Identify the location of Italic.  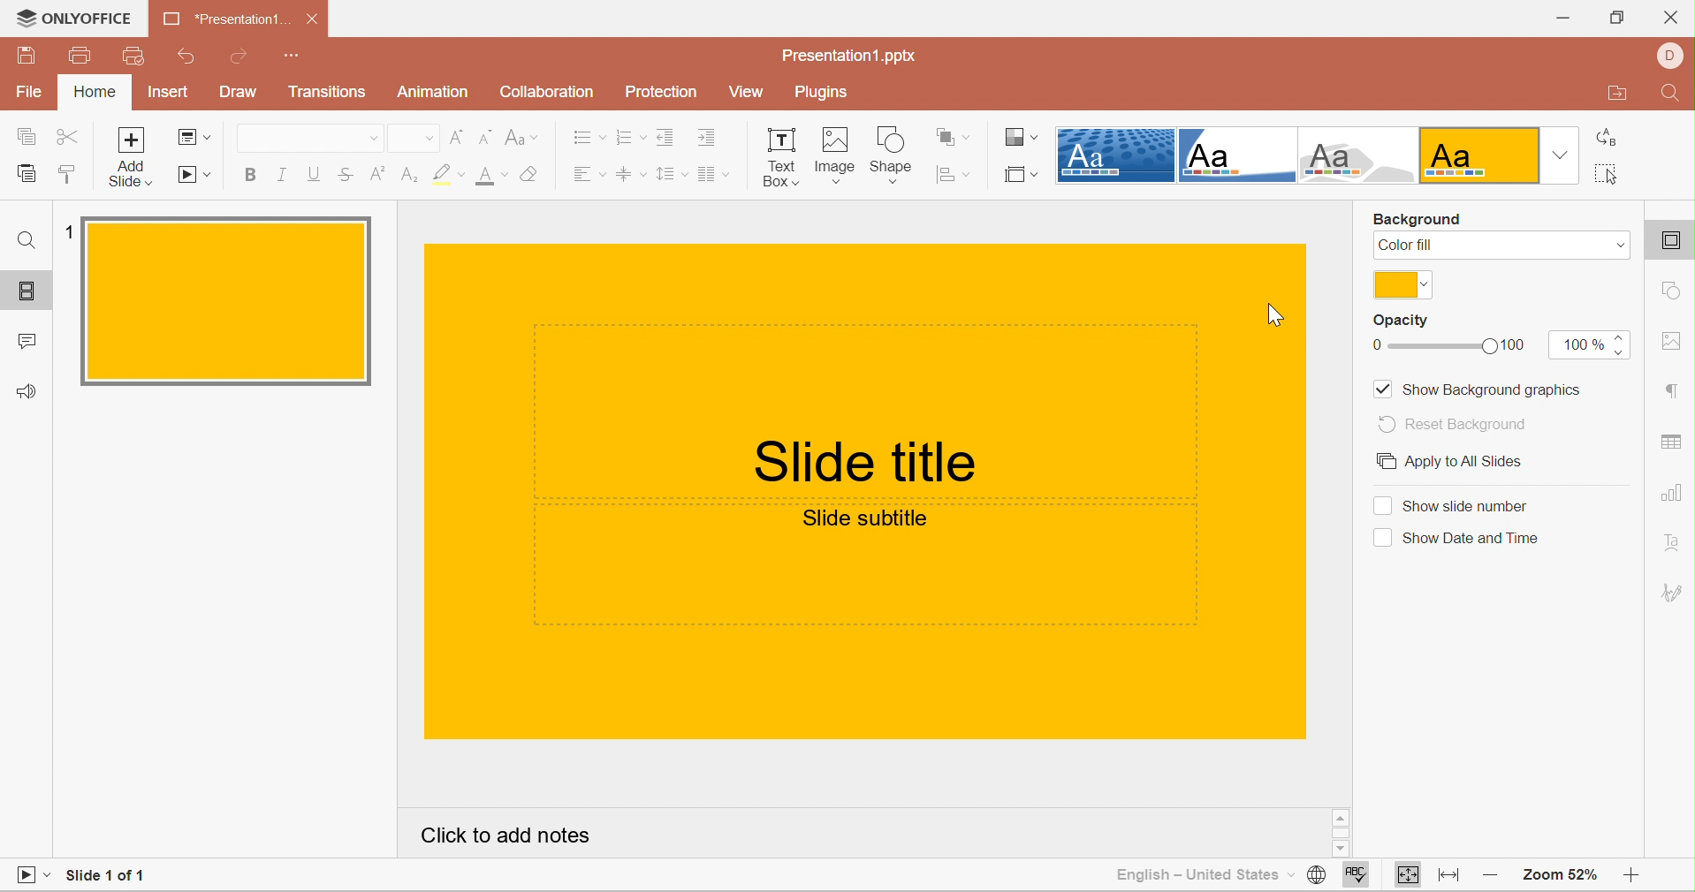
(284, 173).